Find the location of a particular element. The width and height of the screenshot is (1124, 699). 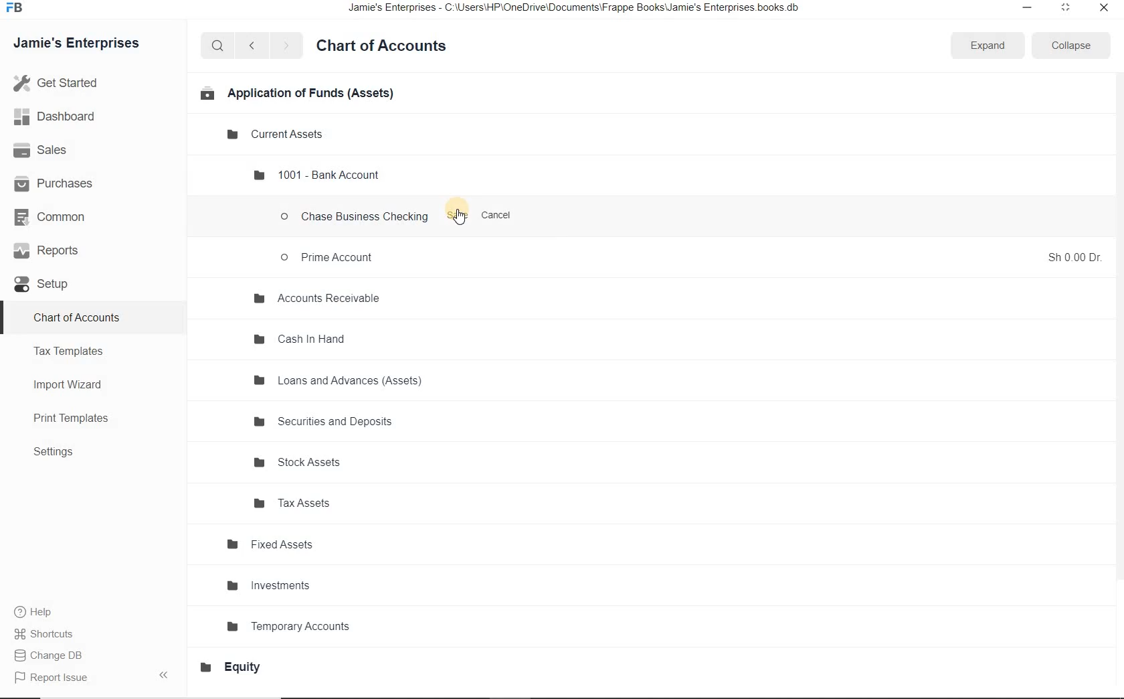

collapse is located at coordinates (1068, 46).